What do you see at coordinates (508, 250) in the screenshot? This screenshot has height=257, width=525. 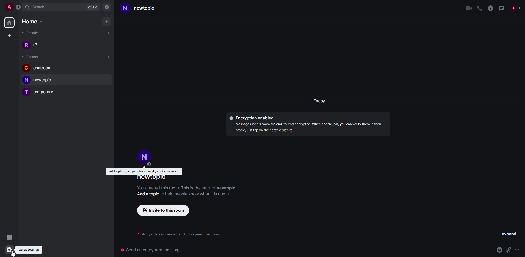 I see `attach` at bounding box center [508, 250].